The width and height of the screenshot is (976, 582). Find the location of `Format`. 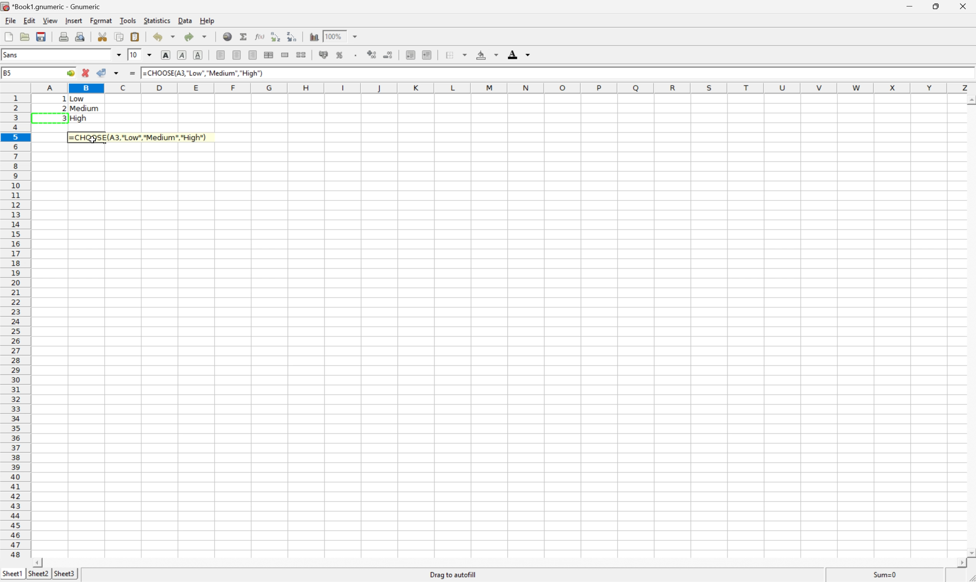

Format is located at coordinates (101, 20).